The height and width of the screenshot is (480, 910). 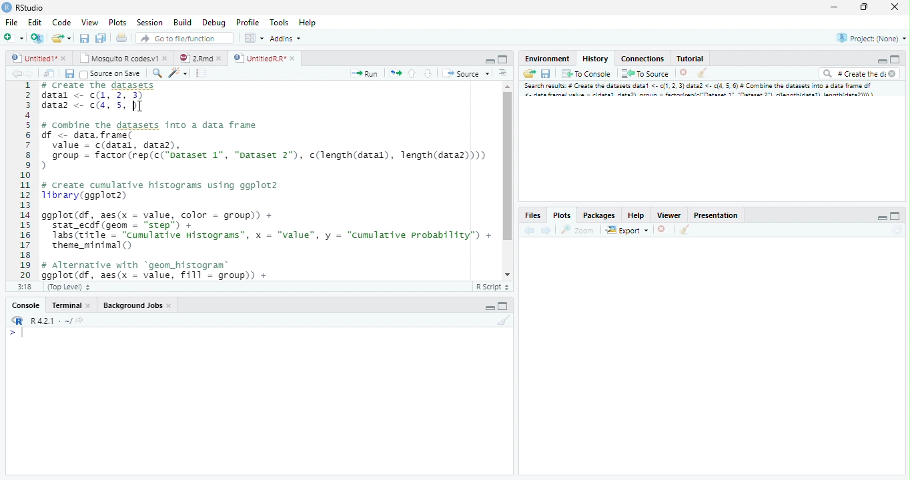 I want to click on Terminal, so click(x=71, y=305).